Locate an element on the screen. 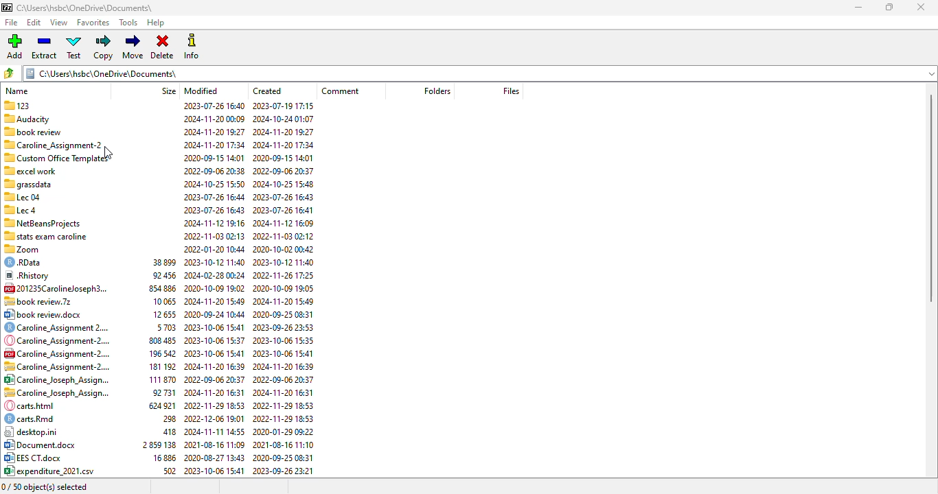 The image size is (938, 494). RData is located at coordinates (26, 263).